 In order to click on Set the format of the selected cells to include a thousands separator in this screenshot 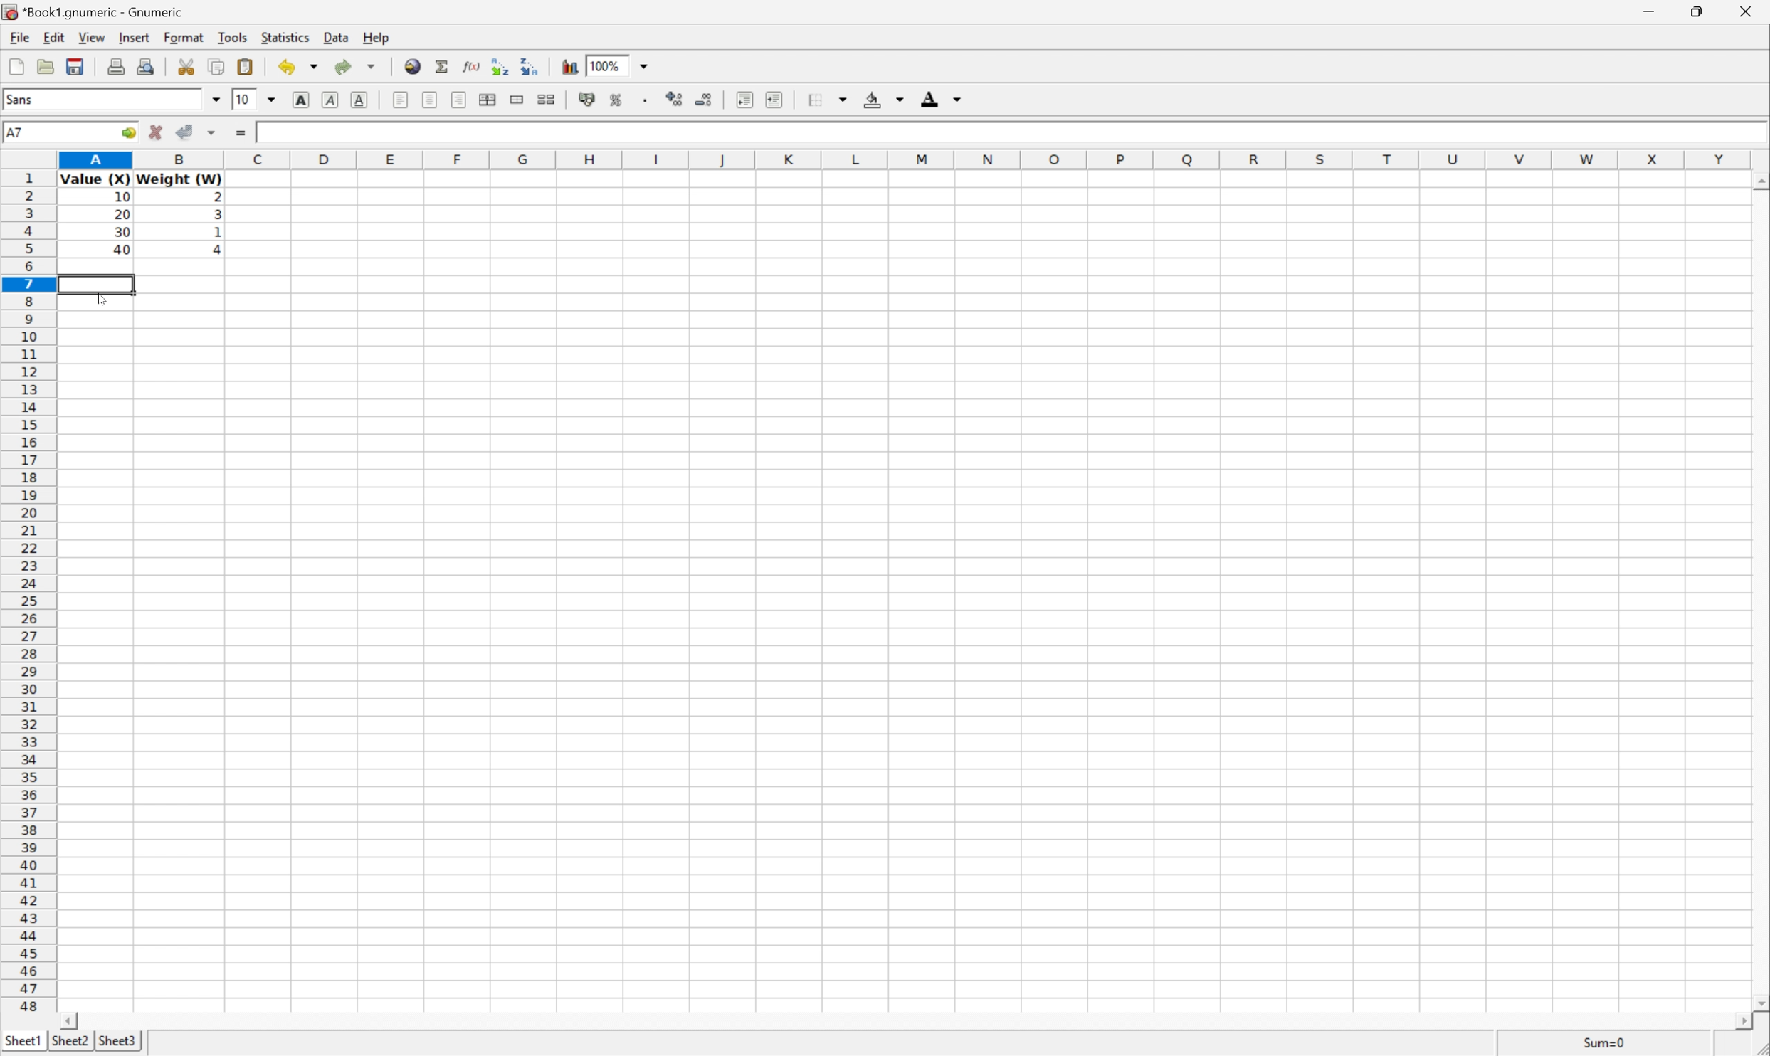, I will do `click(644, 100)`.